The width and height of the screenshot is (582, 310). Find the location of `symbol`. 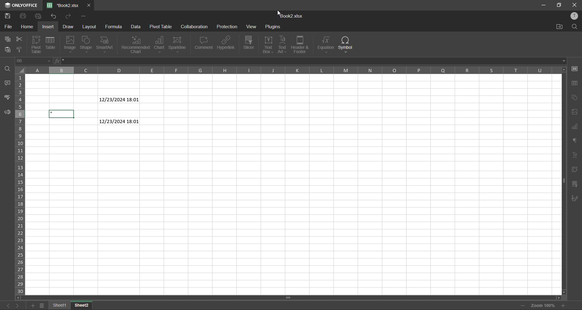

symbol is located at coordinates (346, 45).